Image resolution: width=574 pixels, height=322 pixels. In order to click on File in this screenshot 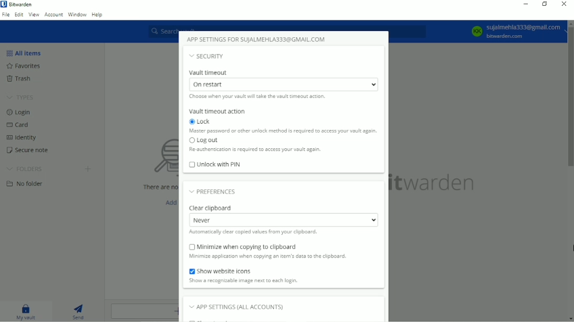, I will do `click(6, 14)`.